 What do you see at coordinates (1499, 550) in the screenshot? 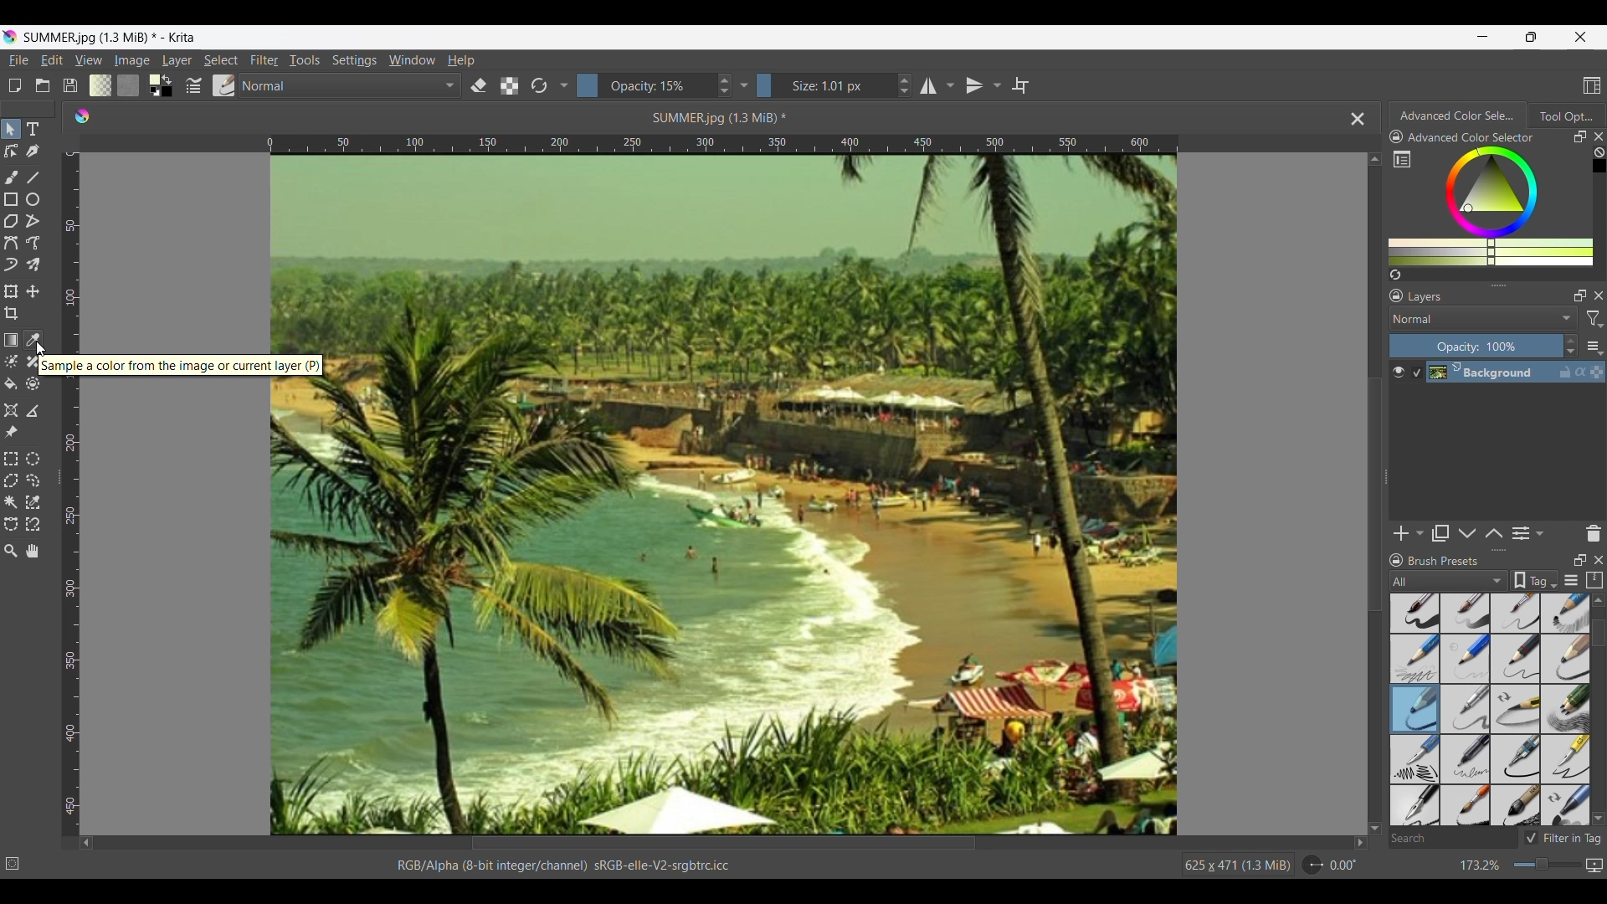
I see `Change height of panels attached to this line` at bounding box center [1499, 550].